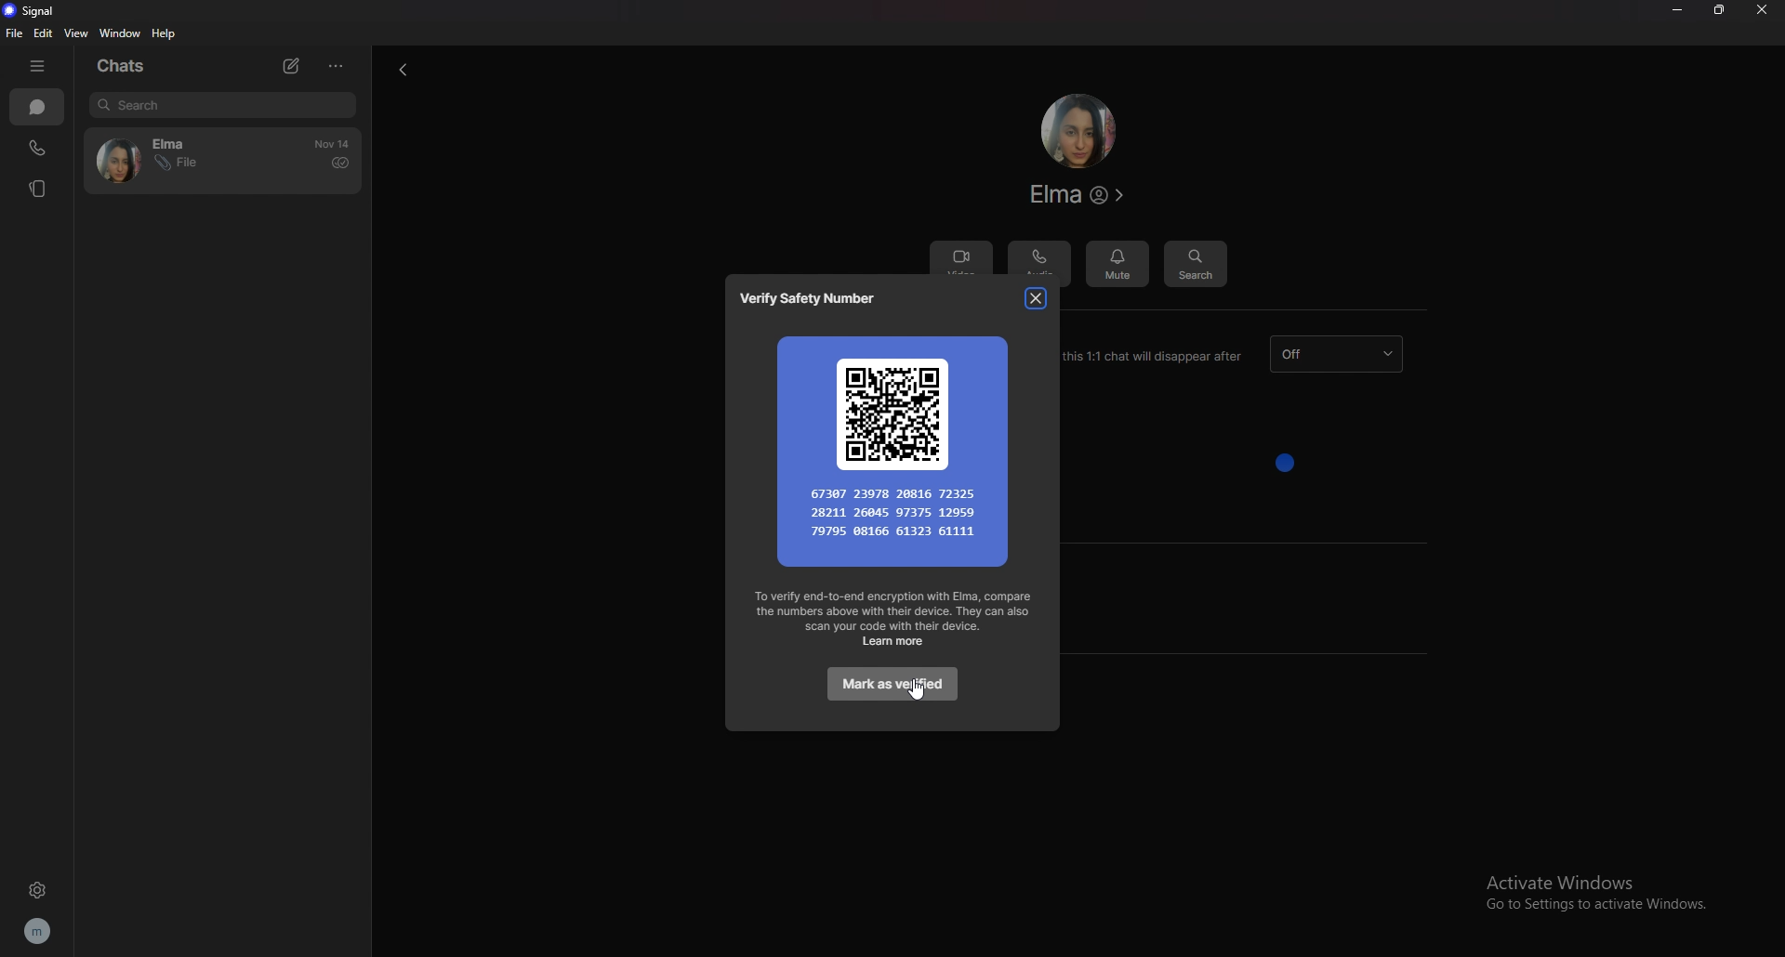  What do you see at coordinates (222, 104) in the screenshot?
I see `search messages` at bounding box center [222, 104].